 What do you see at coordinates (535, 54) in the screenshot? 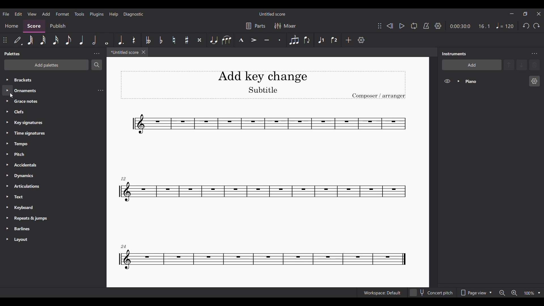
I see `Instruments settings` at bounding box center [535, 54].